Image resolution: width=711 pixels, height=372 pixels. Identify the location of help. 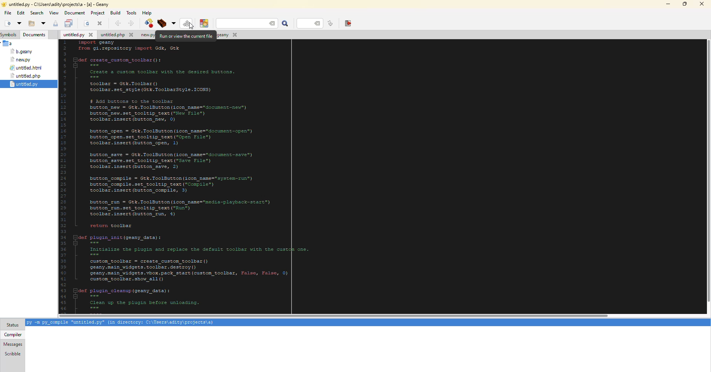
(147, 13).